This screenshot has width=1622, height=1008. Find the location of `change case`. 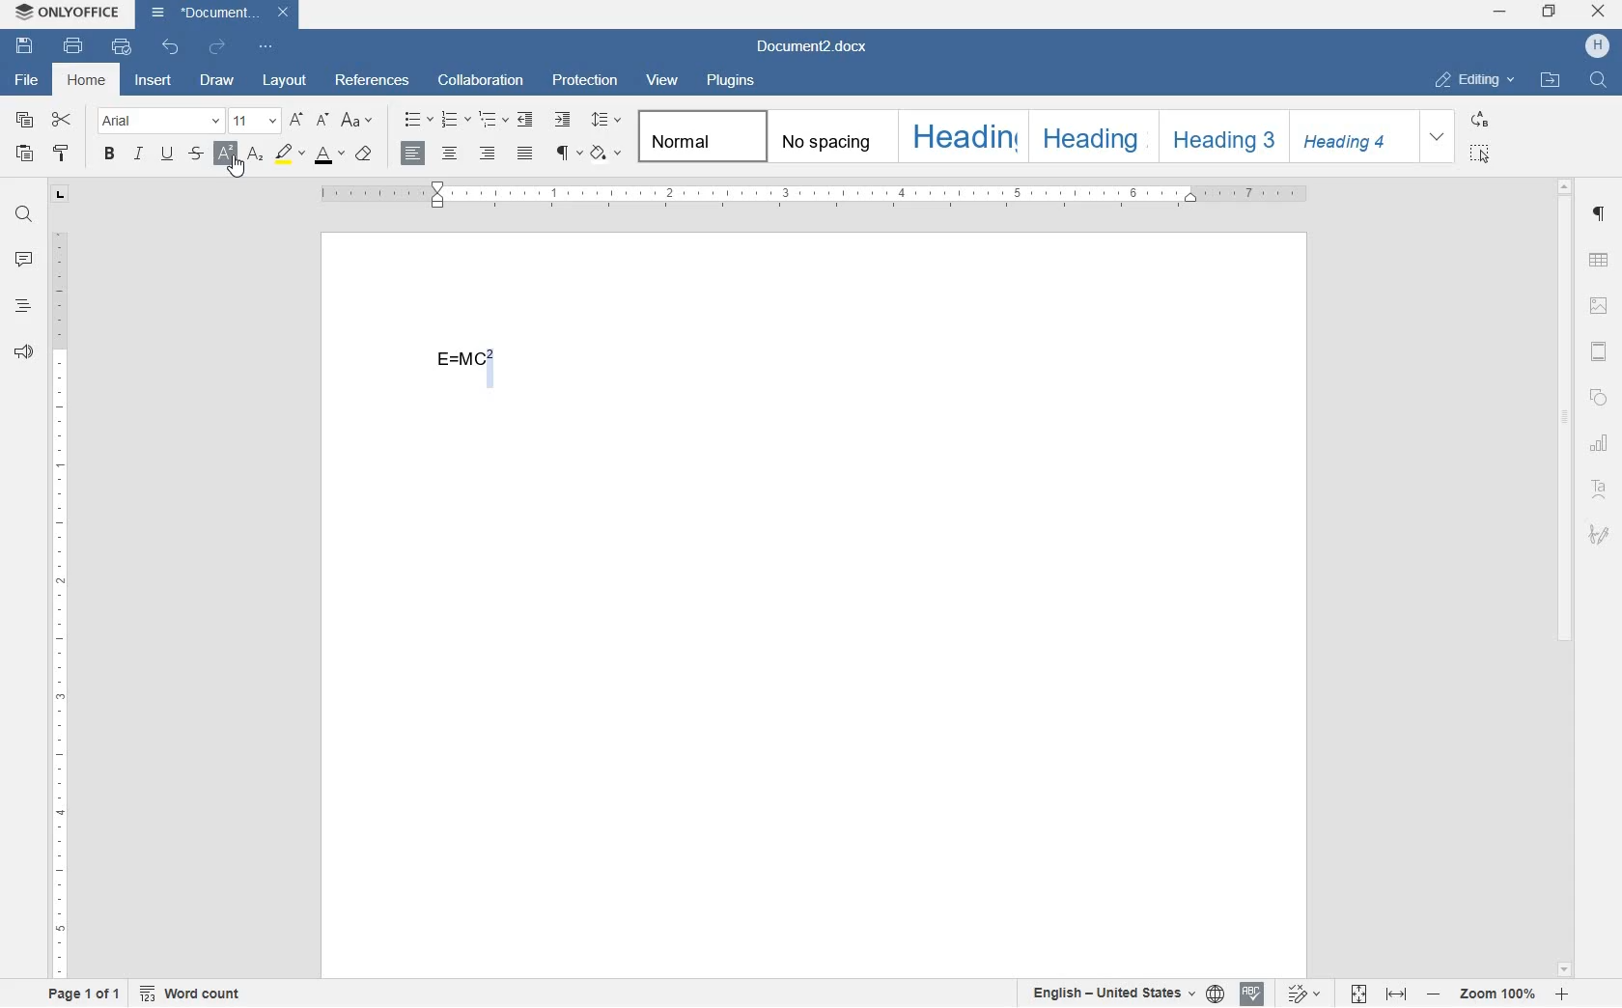

change case is located at coordinates (357, 121).